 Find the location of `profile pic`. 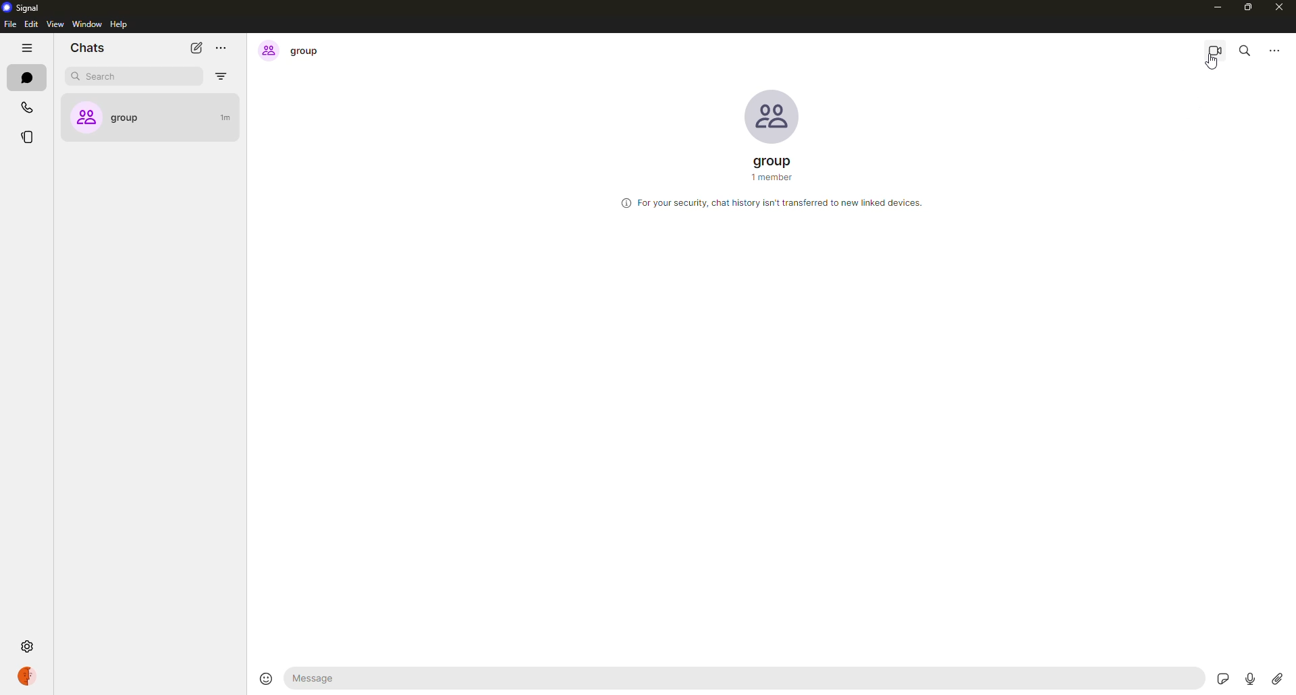

profile pic is located at coordinates (776, 114).